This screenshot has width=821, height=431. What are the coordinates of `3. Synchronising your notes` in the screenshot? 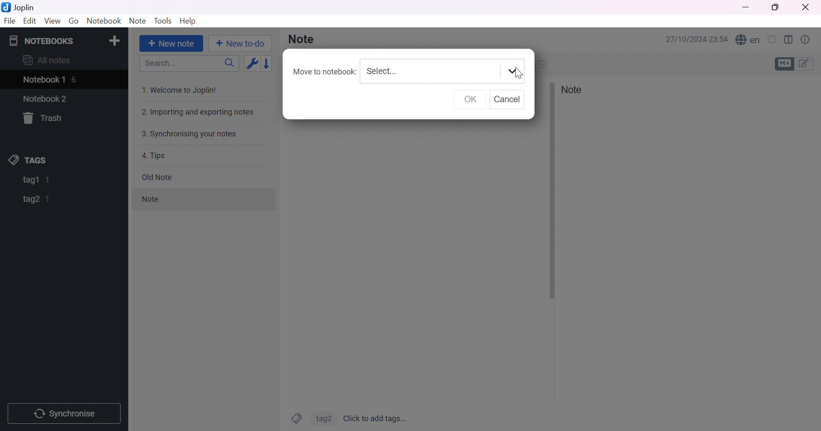 It's located at (188, 135).